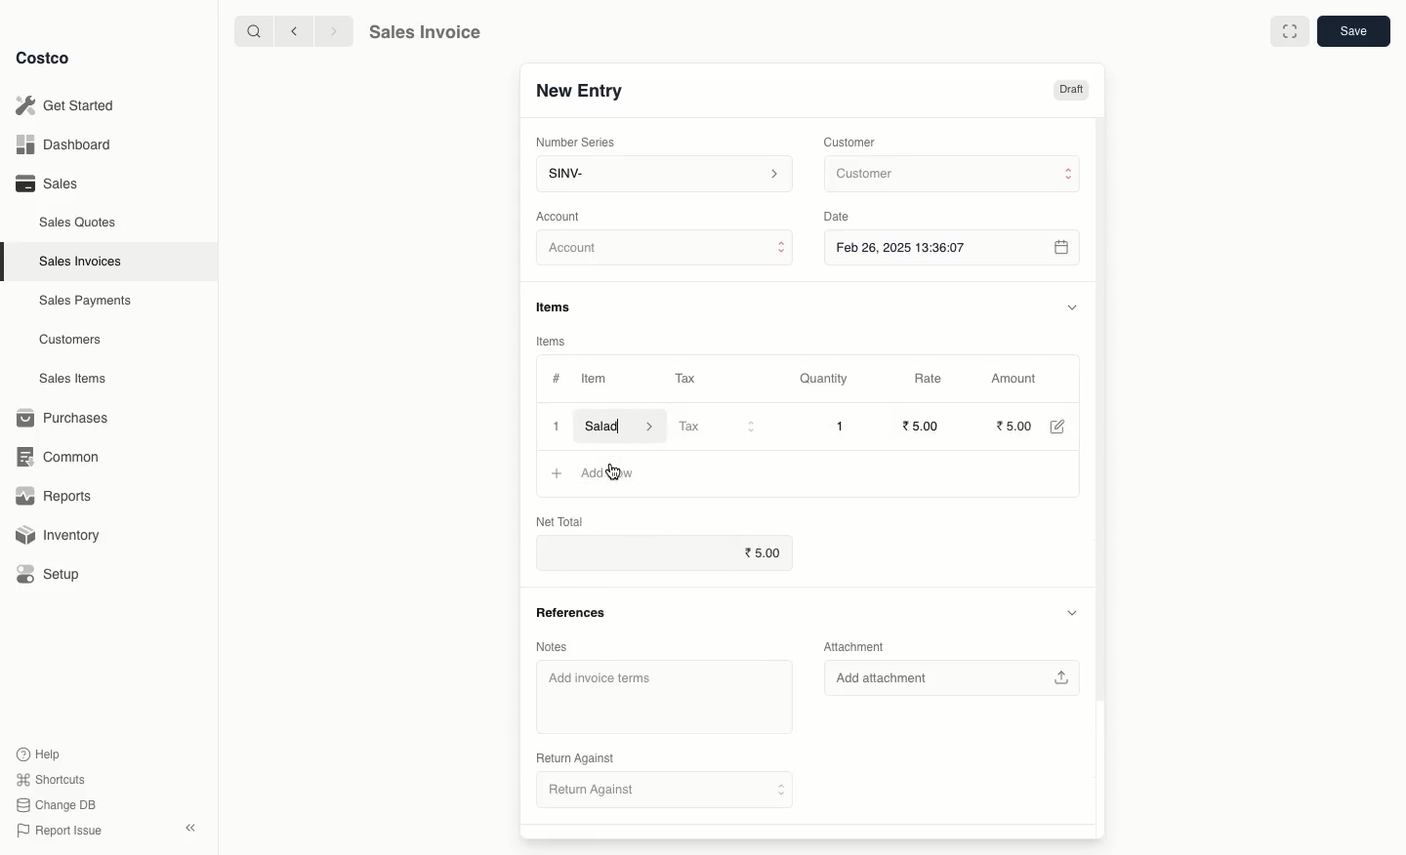 The height and width of the screenshot is (855, 1406). What do you see at coordinates (81, 262) in the screenshot?
I see `Sales Invoices` at bounding box center [81, 262].